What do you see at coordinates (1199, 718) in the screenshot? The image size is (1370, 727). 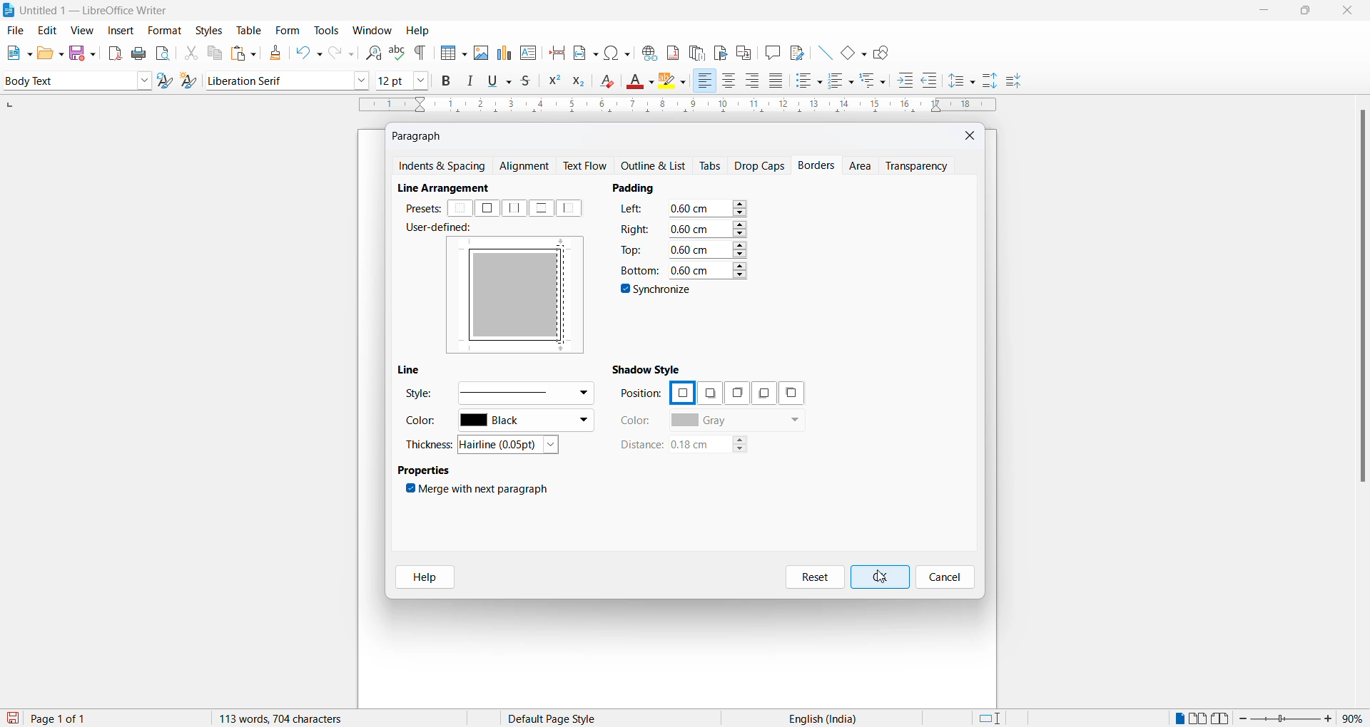 I see `multi page view` at bounding box center [1199, 718].